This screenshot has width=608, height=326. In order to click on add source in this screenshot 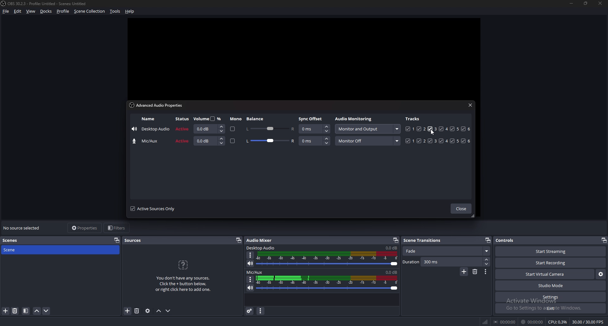, I will do `click(127, 311)`.